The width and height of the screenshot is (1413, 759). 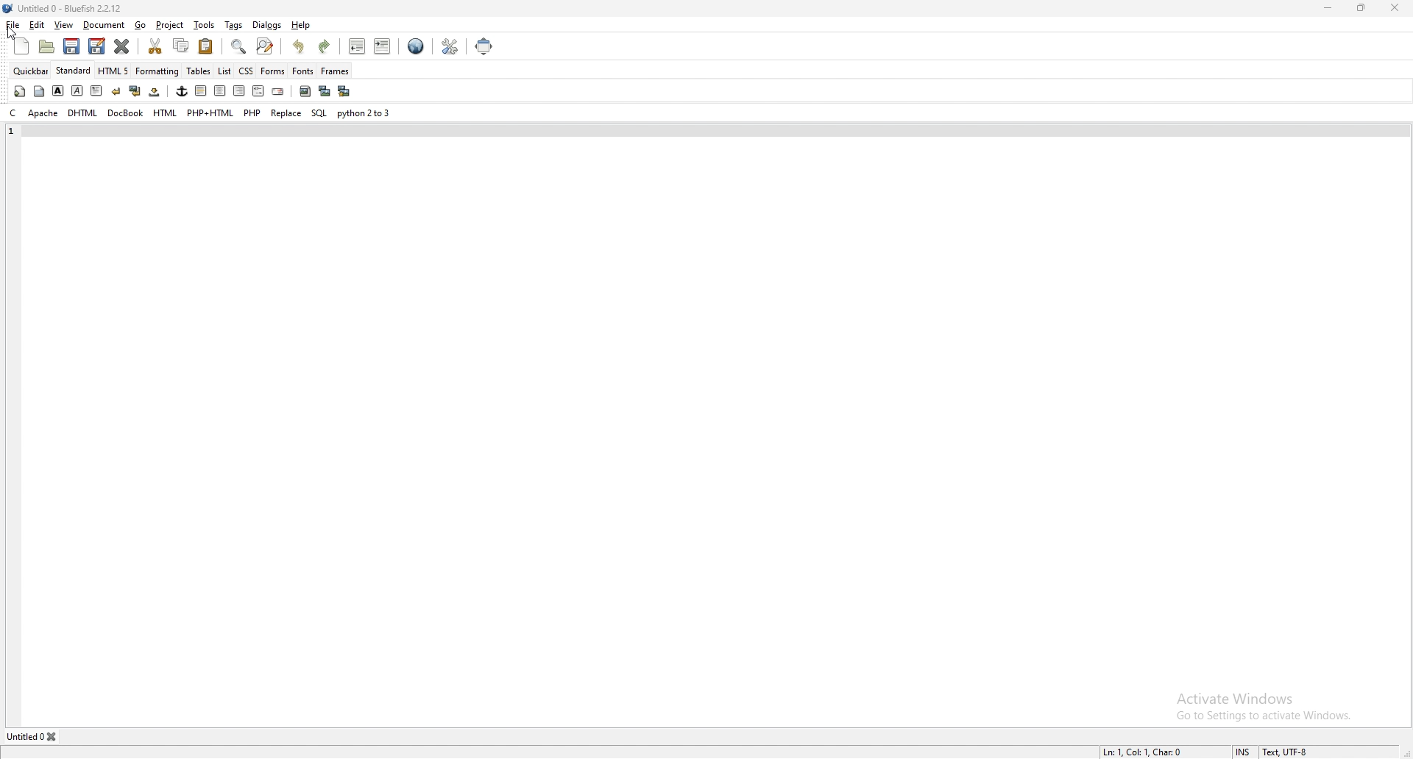 I want to click on show find bar, so click(x=240, y=46).